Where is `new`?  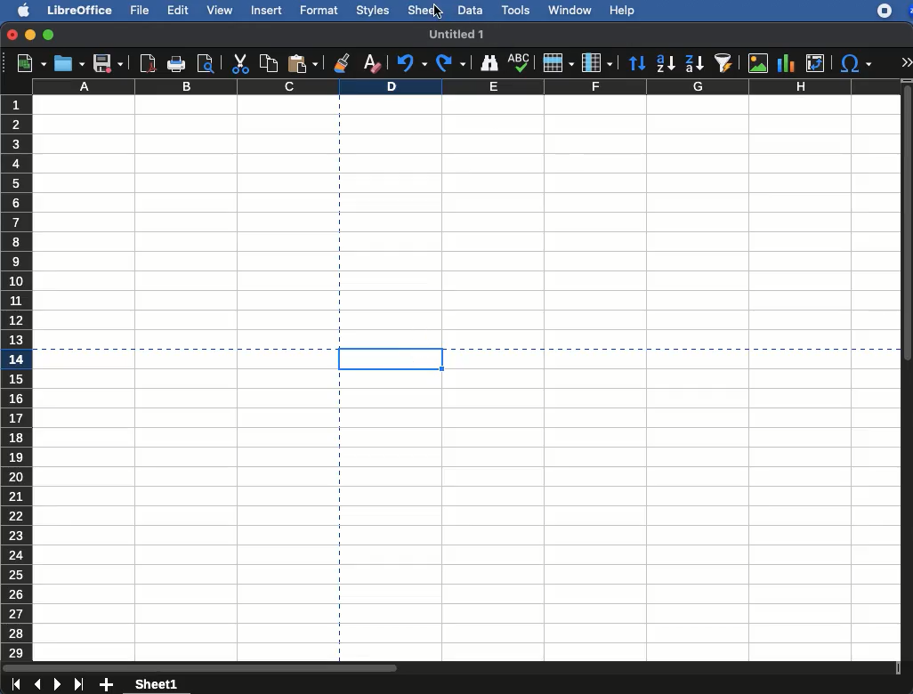 new is located at coordinates (26, 65).